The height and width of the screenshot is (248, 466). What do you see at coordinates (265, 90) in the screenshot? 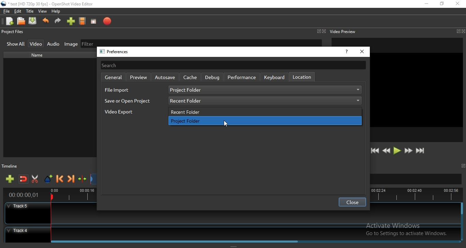
I see `project folder` at bounding box center [265, 90].